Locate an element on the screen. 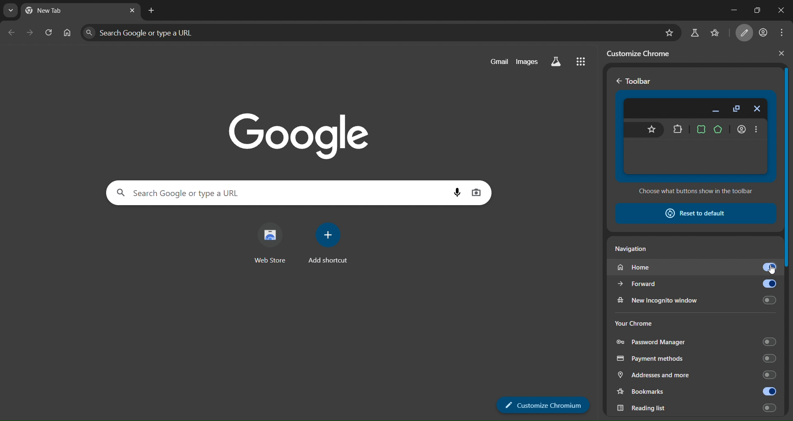 The width and height of the screenshot is (793, 421). Your Chrome is located at coordinates (634, 322).